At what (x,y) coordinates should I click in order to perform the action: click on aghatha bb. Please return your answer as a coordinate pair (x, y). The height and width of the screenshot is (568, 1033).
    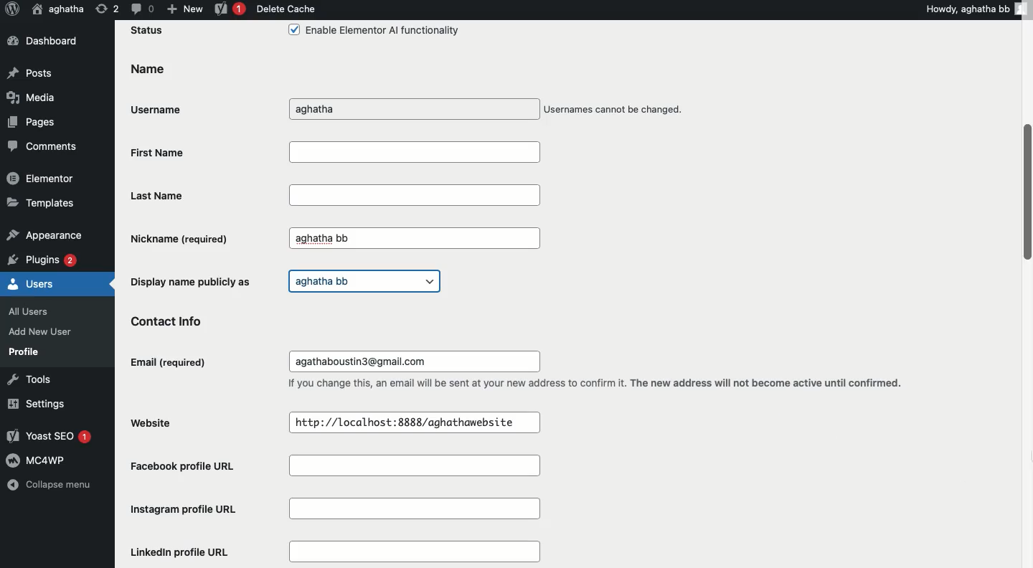
    Looking at the image, I should click on (367, 281).